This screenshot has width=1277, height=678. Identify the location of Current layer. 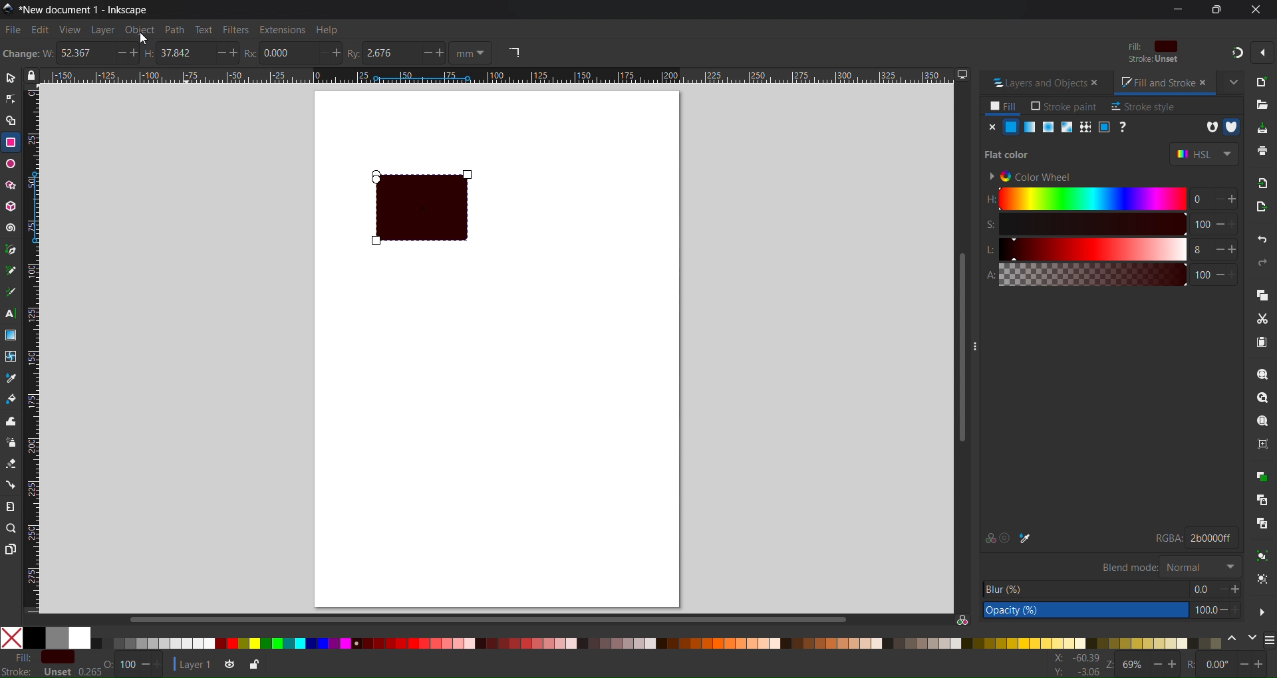
(192, 663).